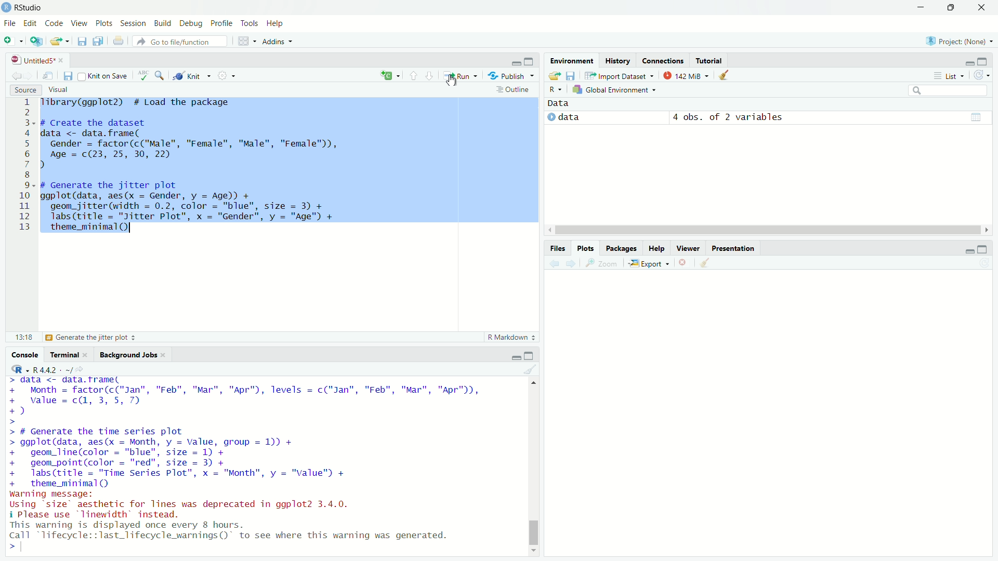 The height and width of the screenshot is (561, 998). I want to click on profile, so click(222, 22).